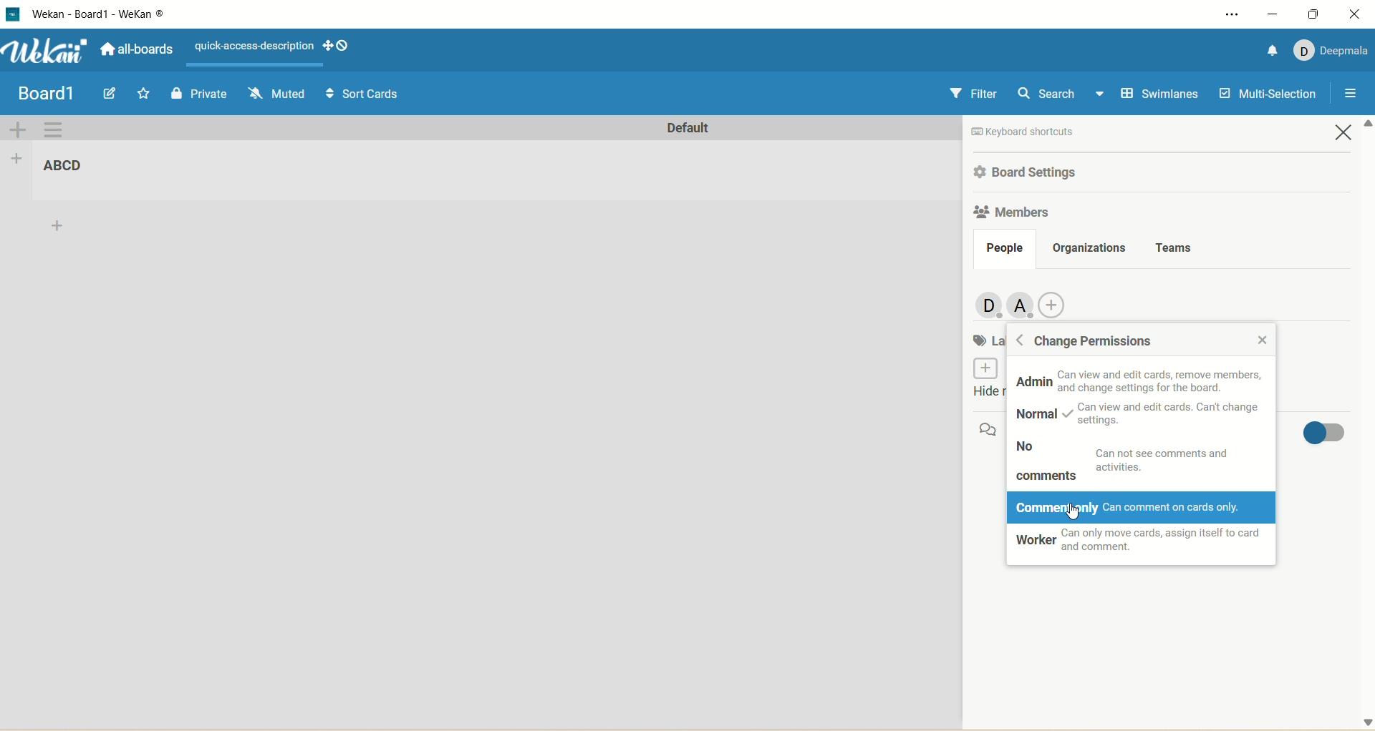  Describe the element at coordinates (1089, 341) in the screenshot. I see `change permission` at that location.